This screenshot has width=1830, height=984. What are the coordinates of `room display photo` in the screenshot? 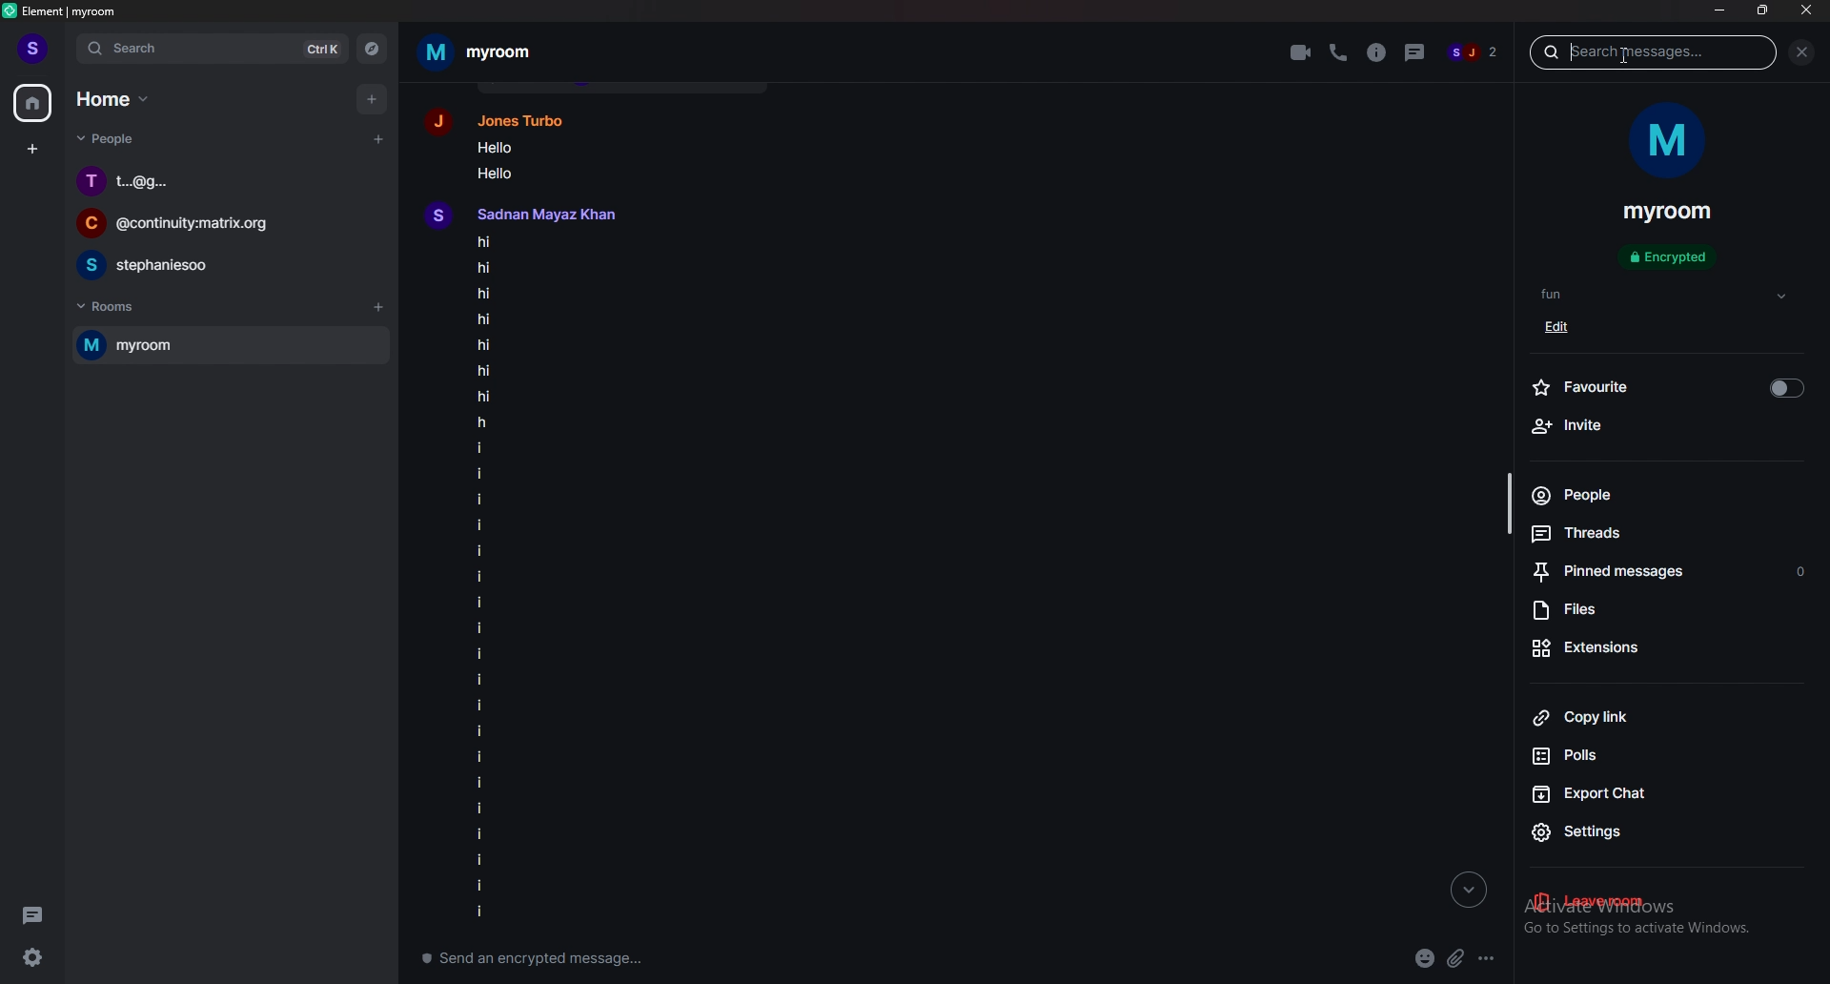 It's located at (1667, 144).